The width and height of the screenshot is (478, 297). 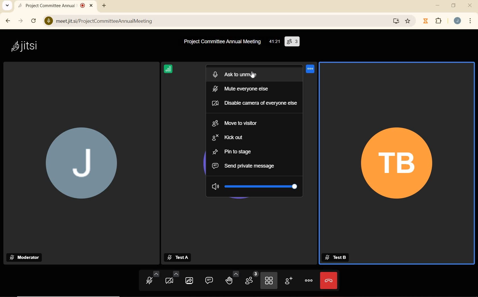 I want to click on Test A, so click(x=177, y=258).